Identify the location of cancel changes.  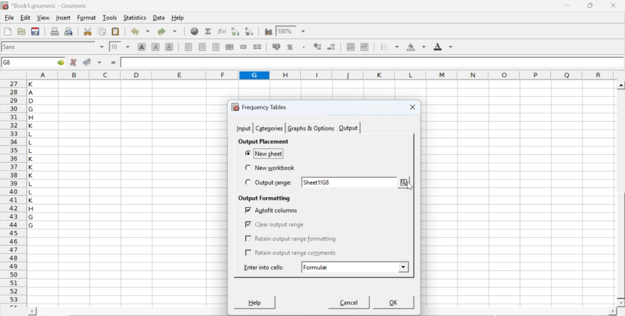
(74, 62).